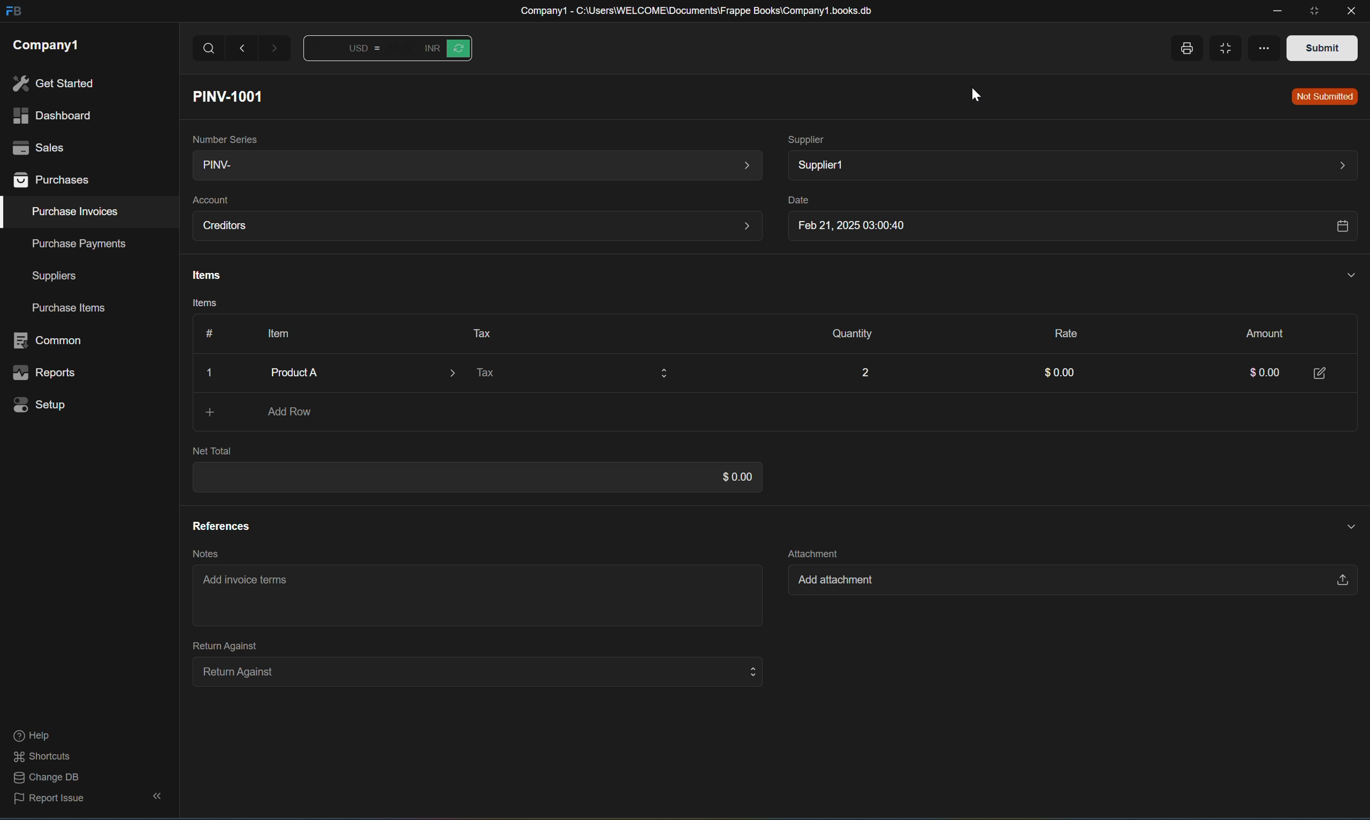 The width and height of the screenshot is (1370, 820). What do you see at coordinates (1322, 47) in the screenshot?
I see `Submit` at bounding box center [1322, 47].